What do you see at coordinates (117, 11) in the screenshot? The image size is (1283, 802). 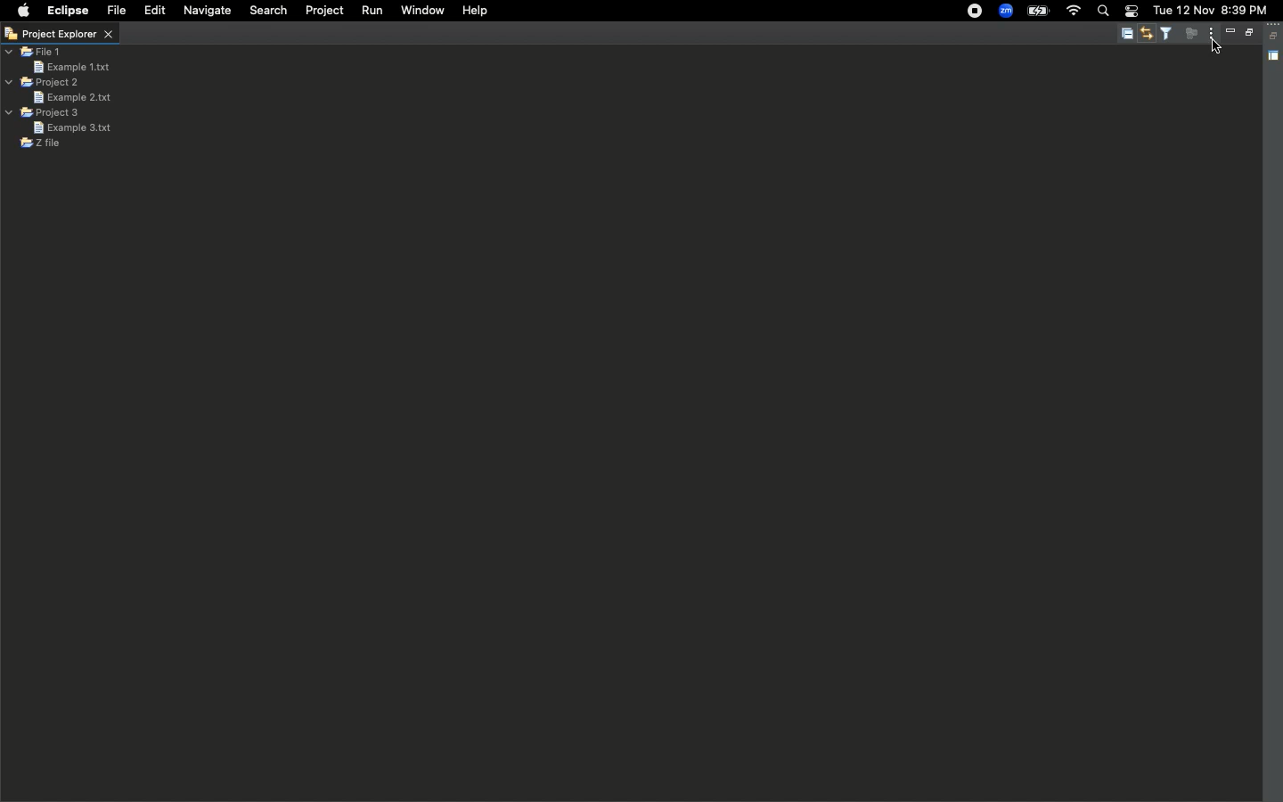 I see `File` at bounding box center [117, 11].